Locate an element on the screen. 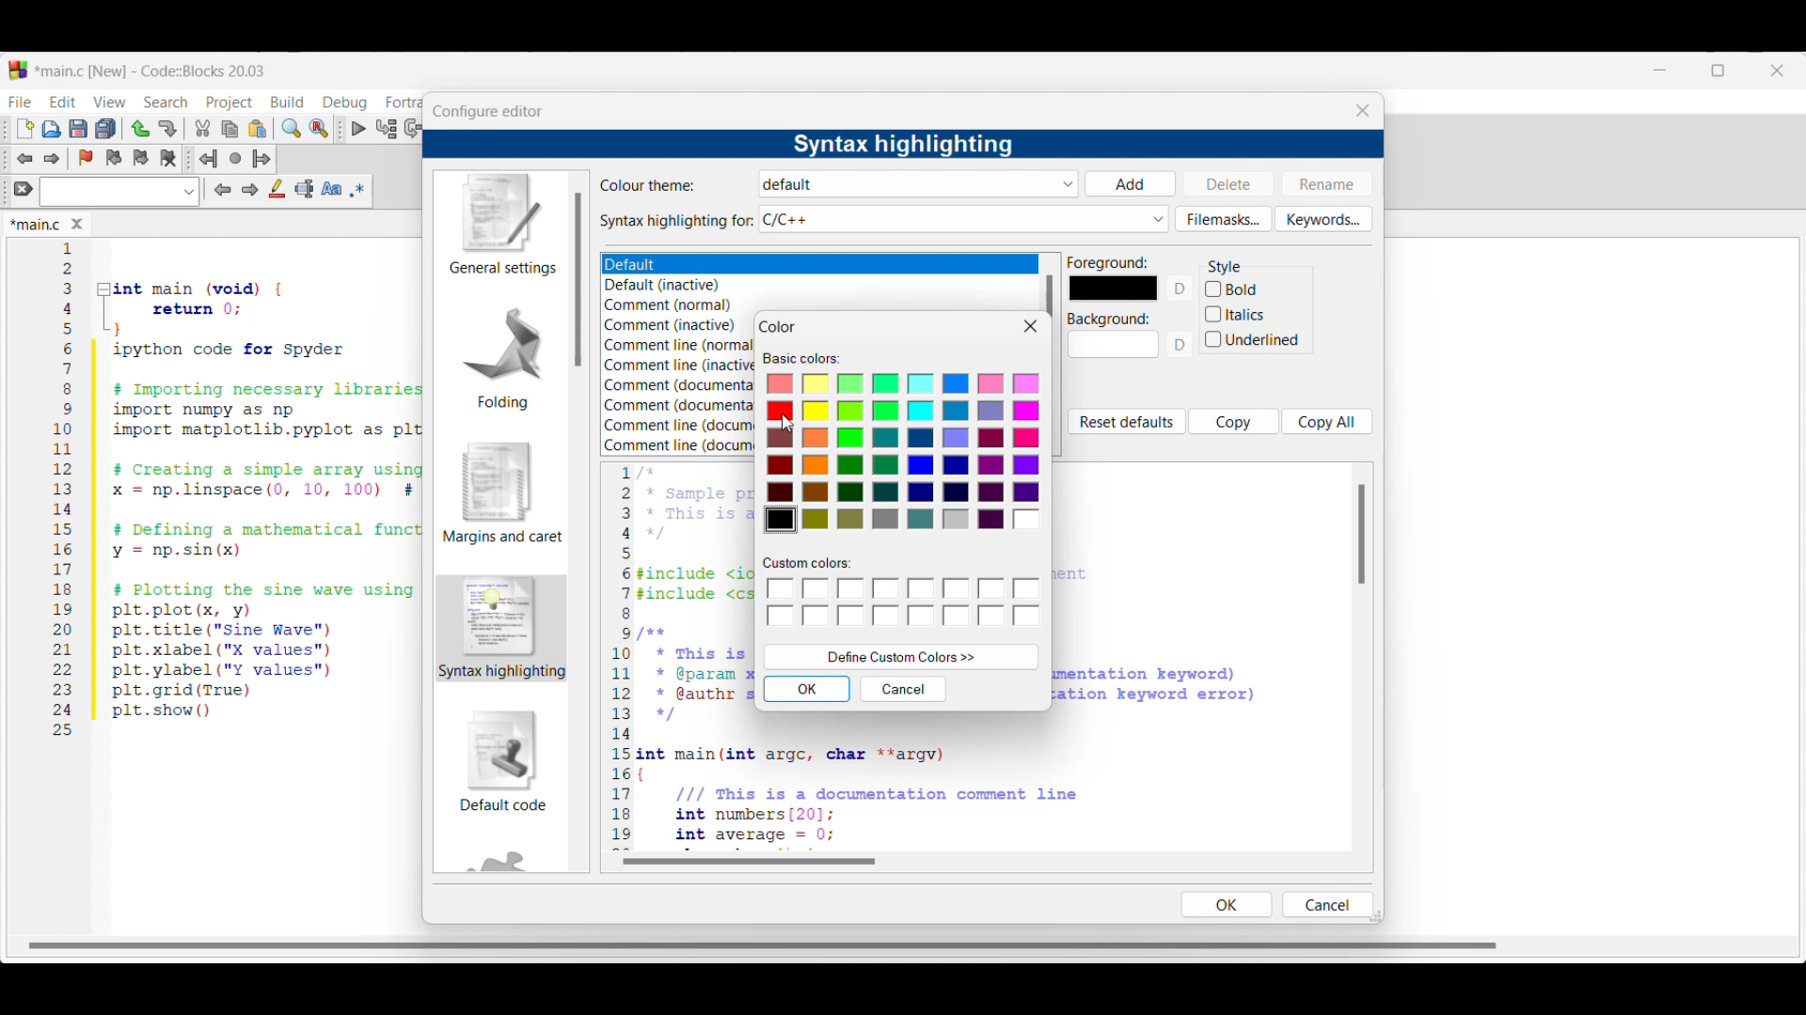 The height and width of the screenshot is (1015, 1806). Filemasks is located at coordinates (1224, 219).